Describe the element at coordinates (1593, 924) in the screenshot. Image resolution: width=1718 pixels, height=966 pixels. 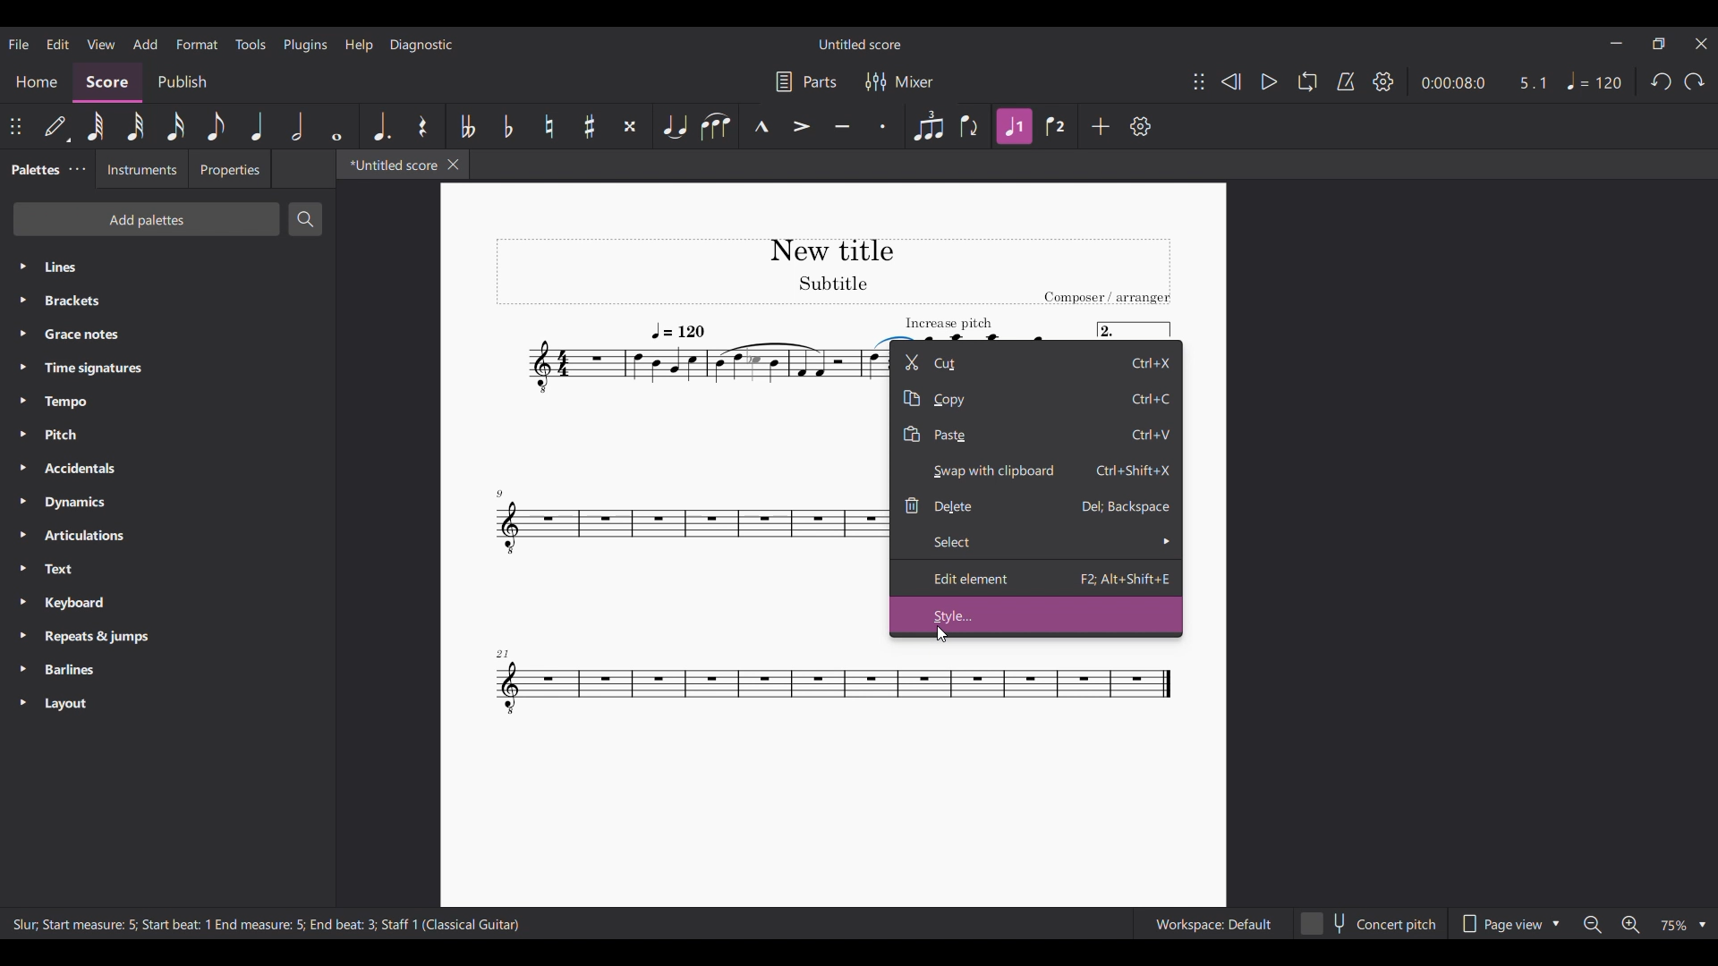
I see `Zoom out` at that location.